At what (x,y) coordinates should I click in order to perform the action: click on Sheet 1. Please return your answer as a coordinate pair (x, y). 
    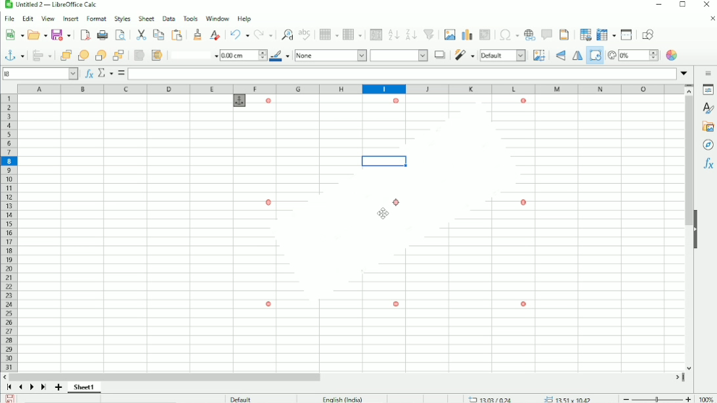
    Looking at the image, I should click on (84, 388).